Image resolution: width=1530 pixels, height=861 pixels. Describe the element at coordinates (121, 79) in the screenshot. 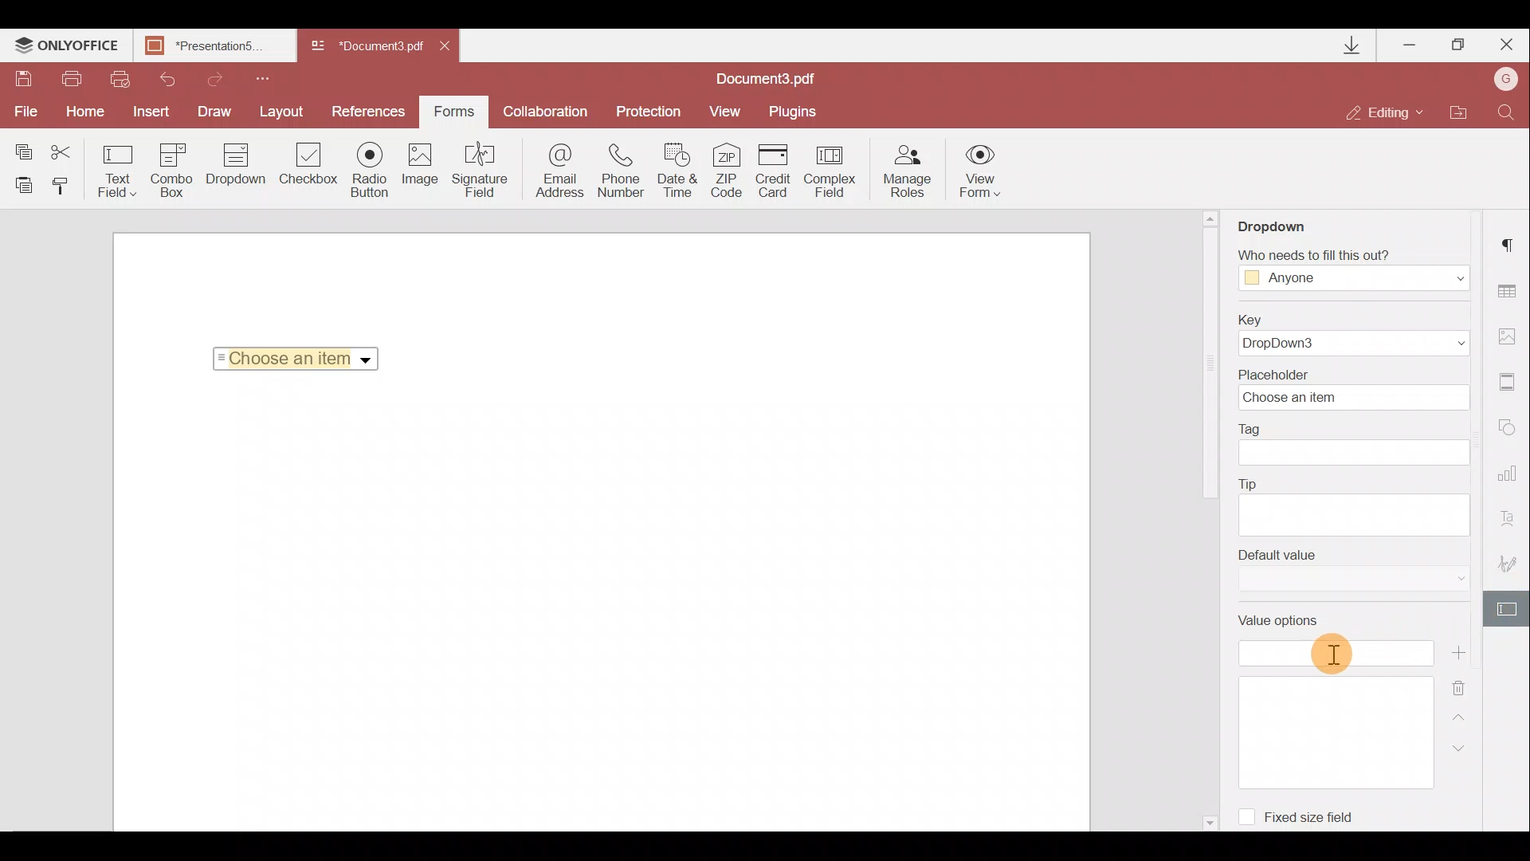

I see `Quick print` at that location.